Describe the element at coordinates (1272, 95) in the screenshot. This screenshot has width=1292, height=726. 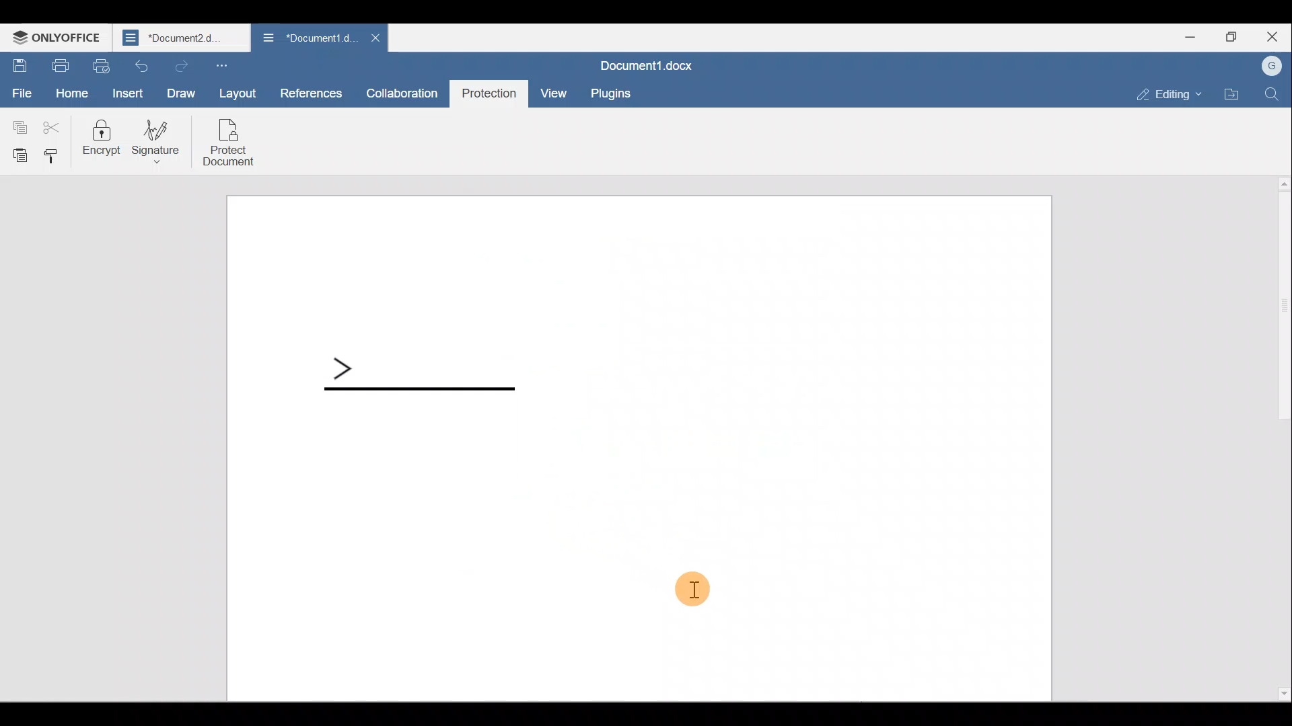
I see `Find` at that location.